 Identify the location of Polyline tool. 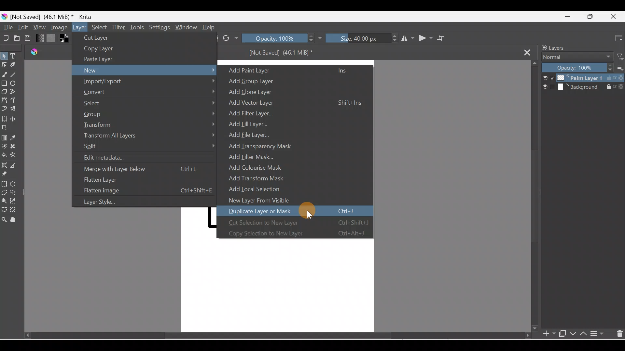
(16, 93).